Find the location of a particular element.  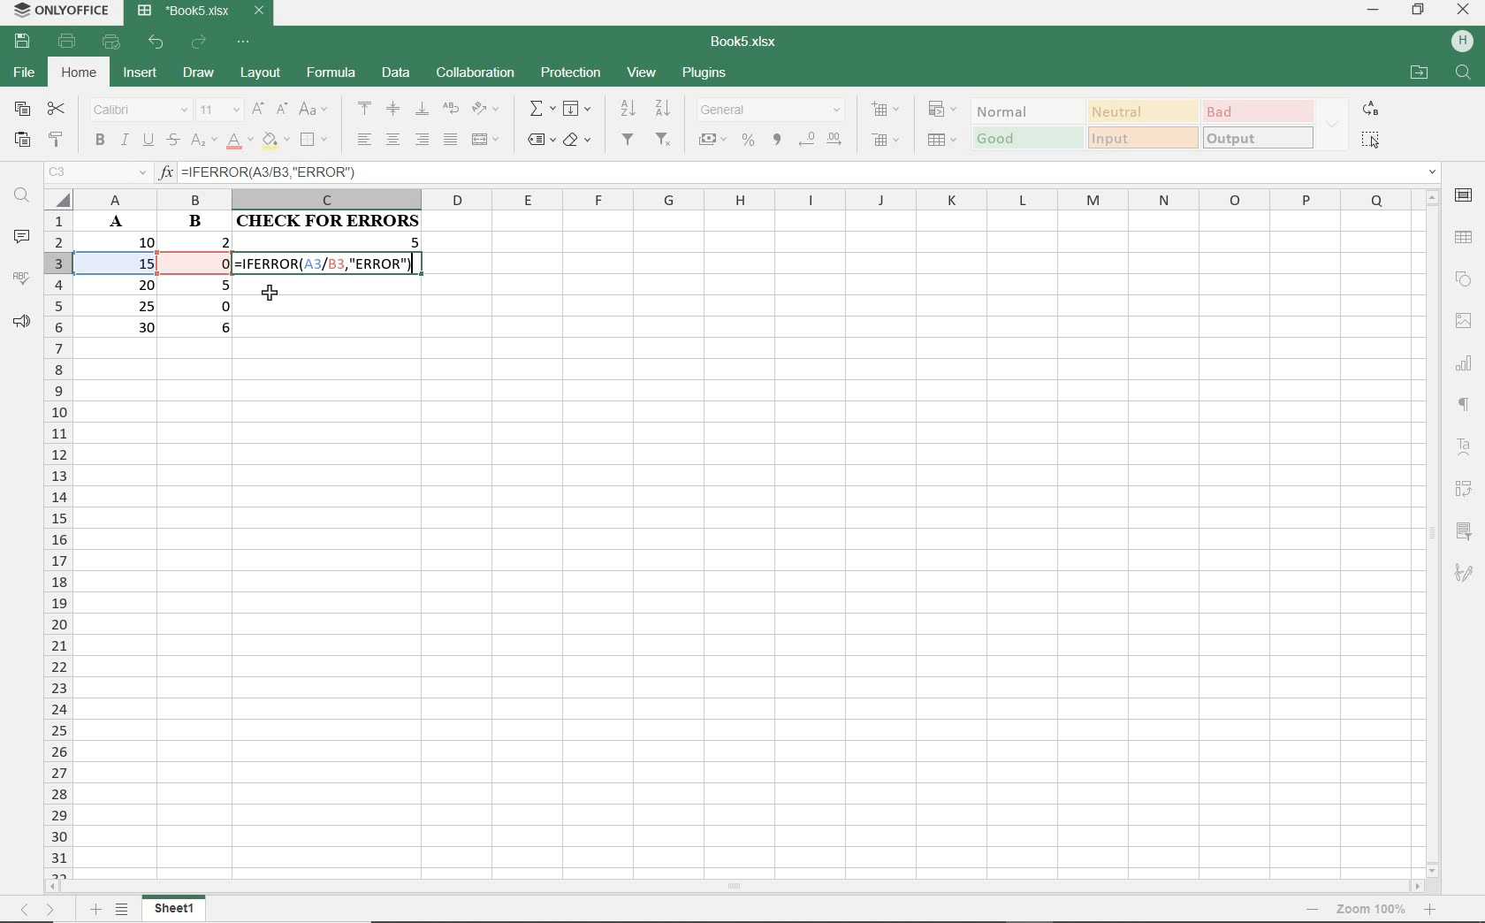

COMMA STYLE is located at coordinates (779, 141).